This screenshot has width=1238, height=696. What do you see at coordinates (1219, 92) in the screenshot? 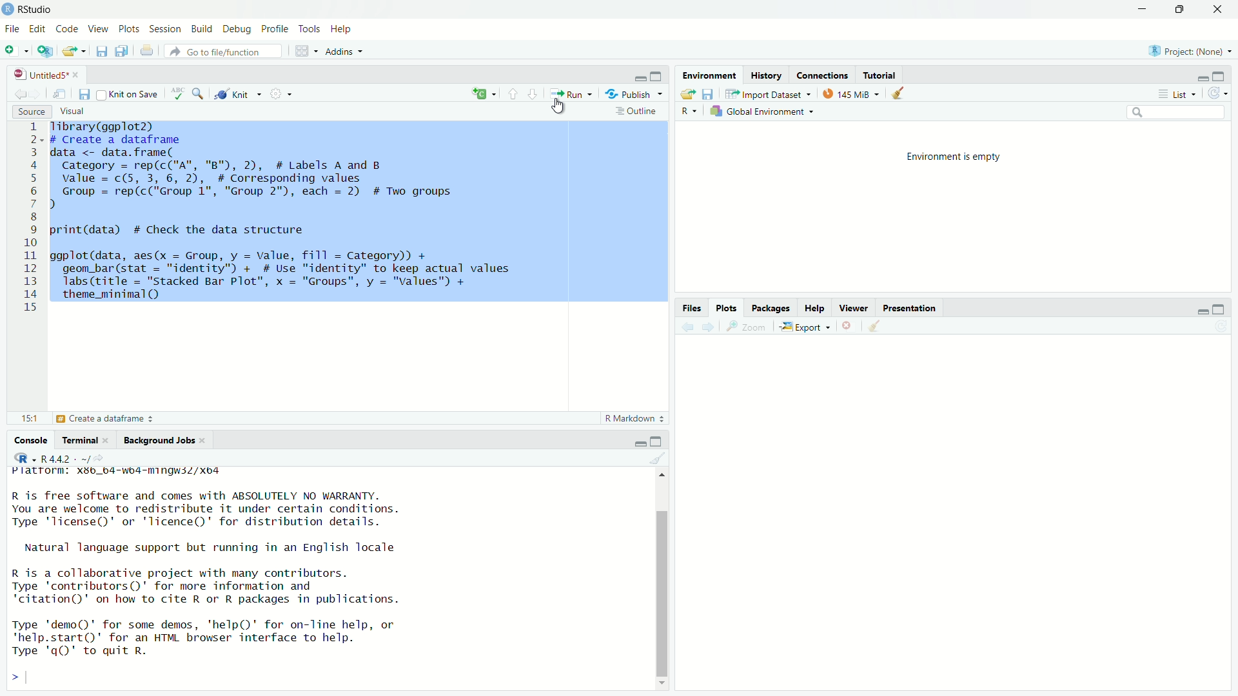
I see `Refresh the list of objects in the environment` at bounding box center [1219, 92].